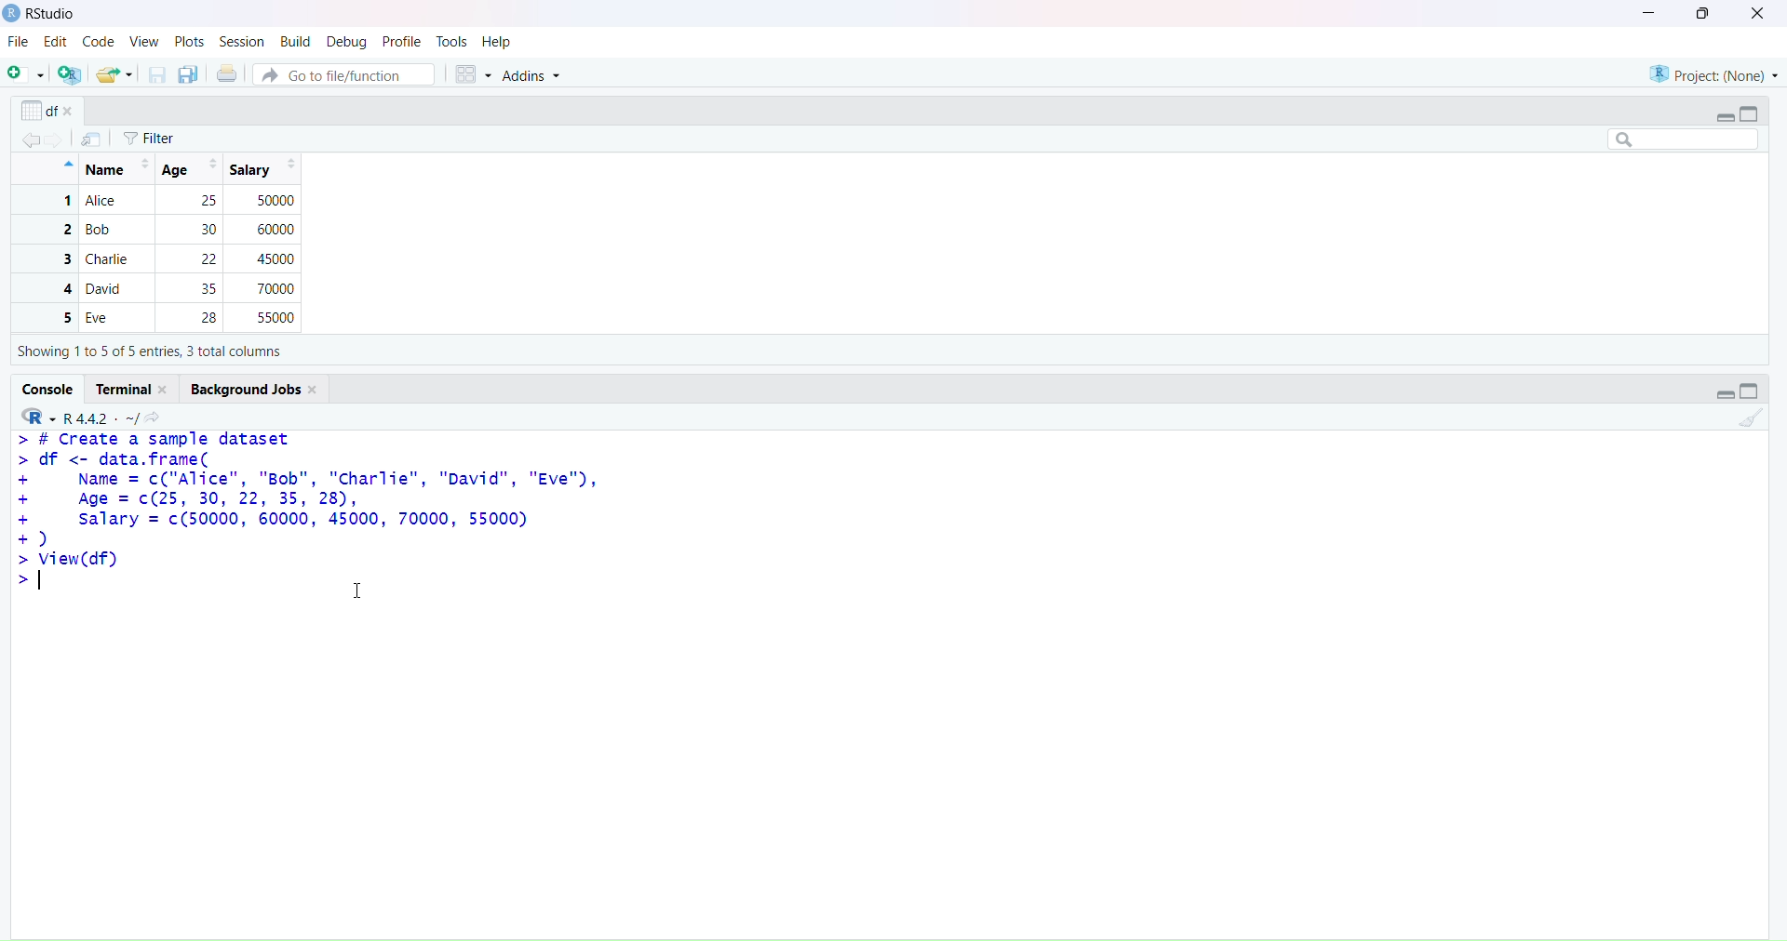  Describe the element at coordinates (297, 42) in the screenshot. I see `build` at that location.